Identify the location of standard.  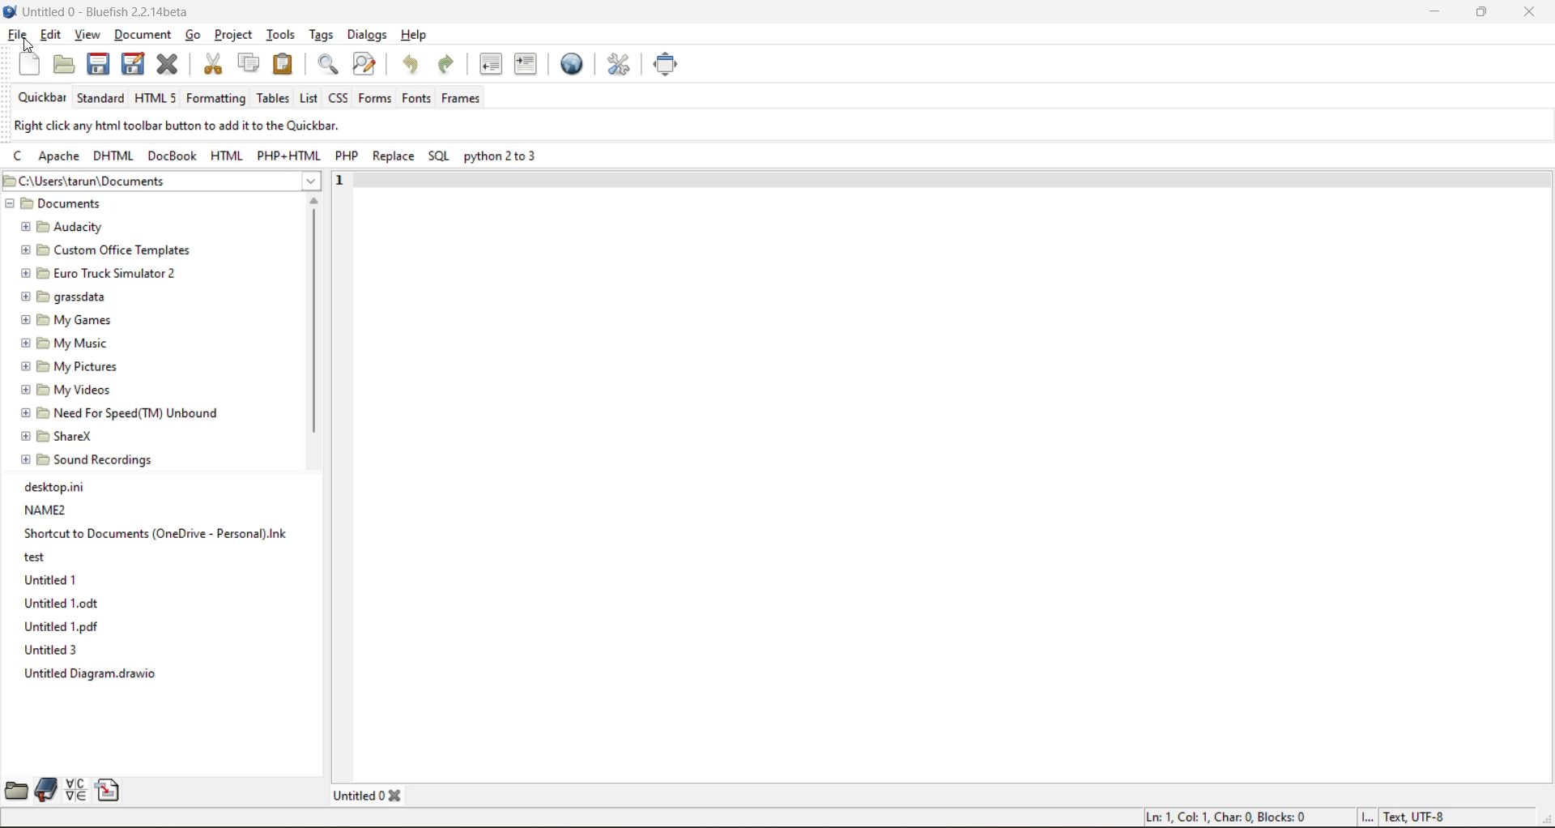
(105, 98).